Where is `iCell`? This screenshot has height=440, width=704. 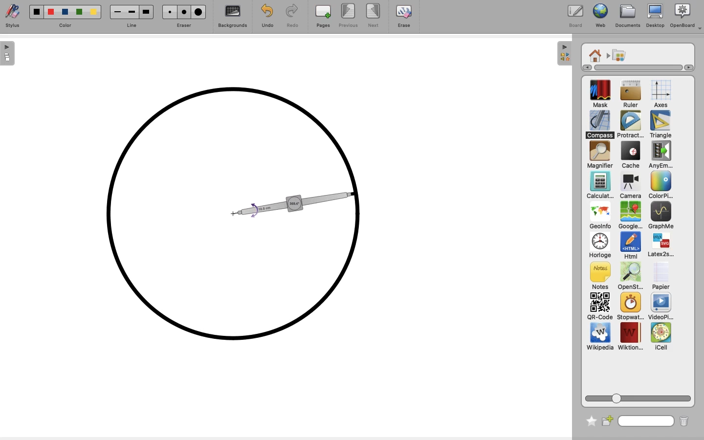 iCell is located at coordinates (661, 337).